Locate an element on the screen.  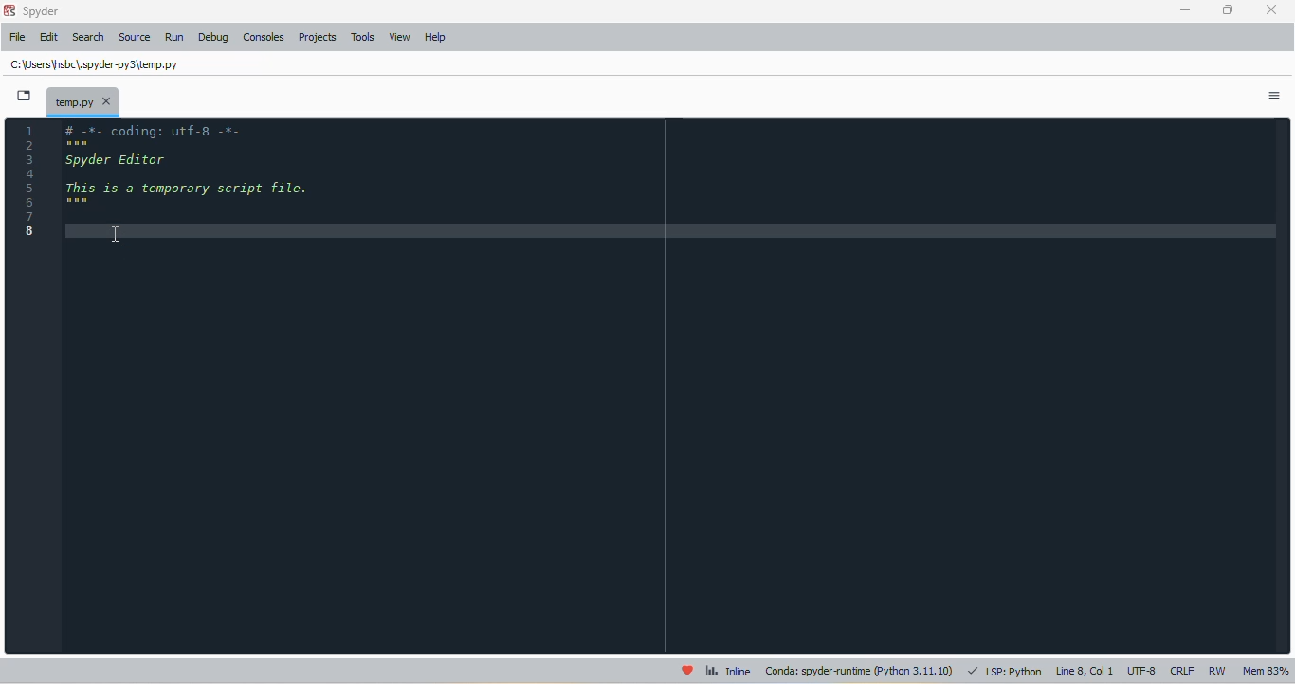
consoles is located at coordinates (264, 37).